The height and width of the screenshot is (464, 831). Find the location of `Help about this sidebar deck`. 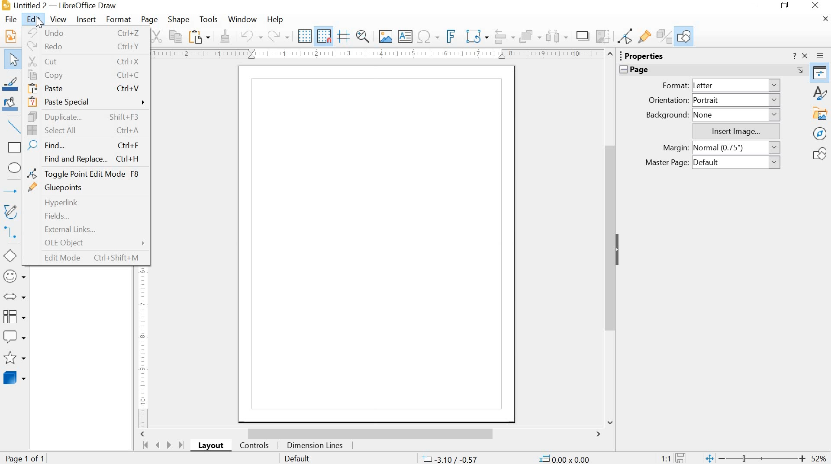

Help about this sidebar deck is located at coordinates (794, 56).